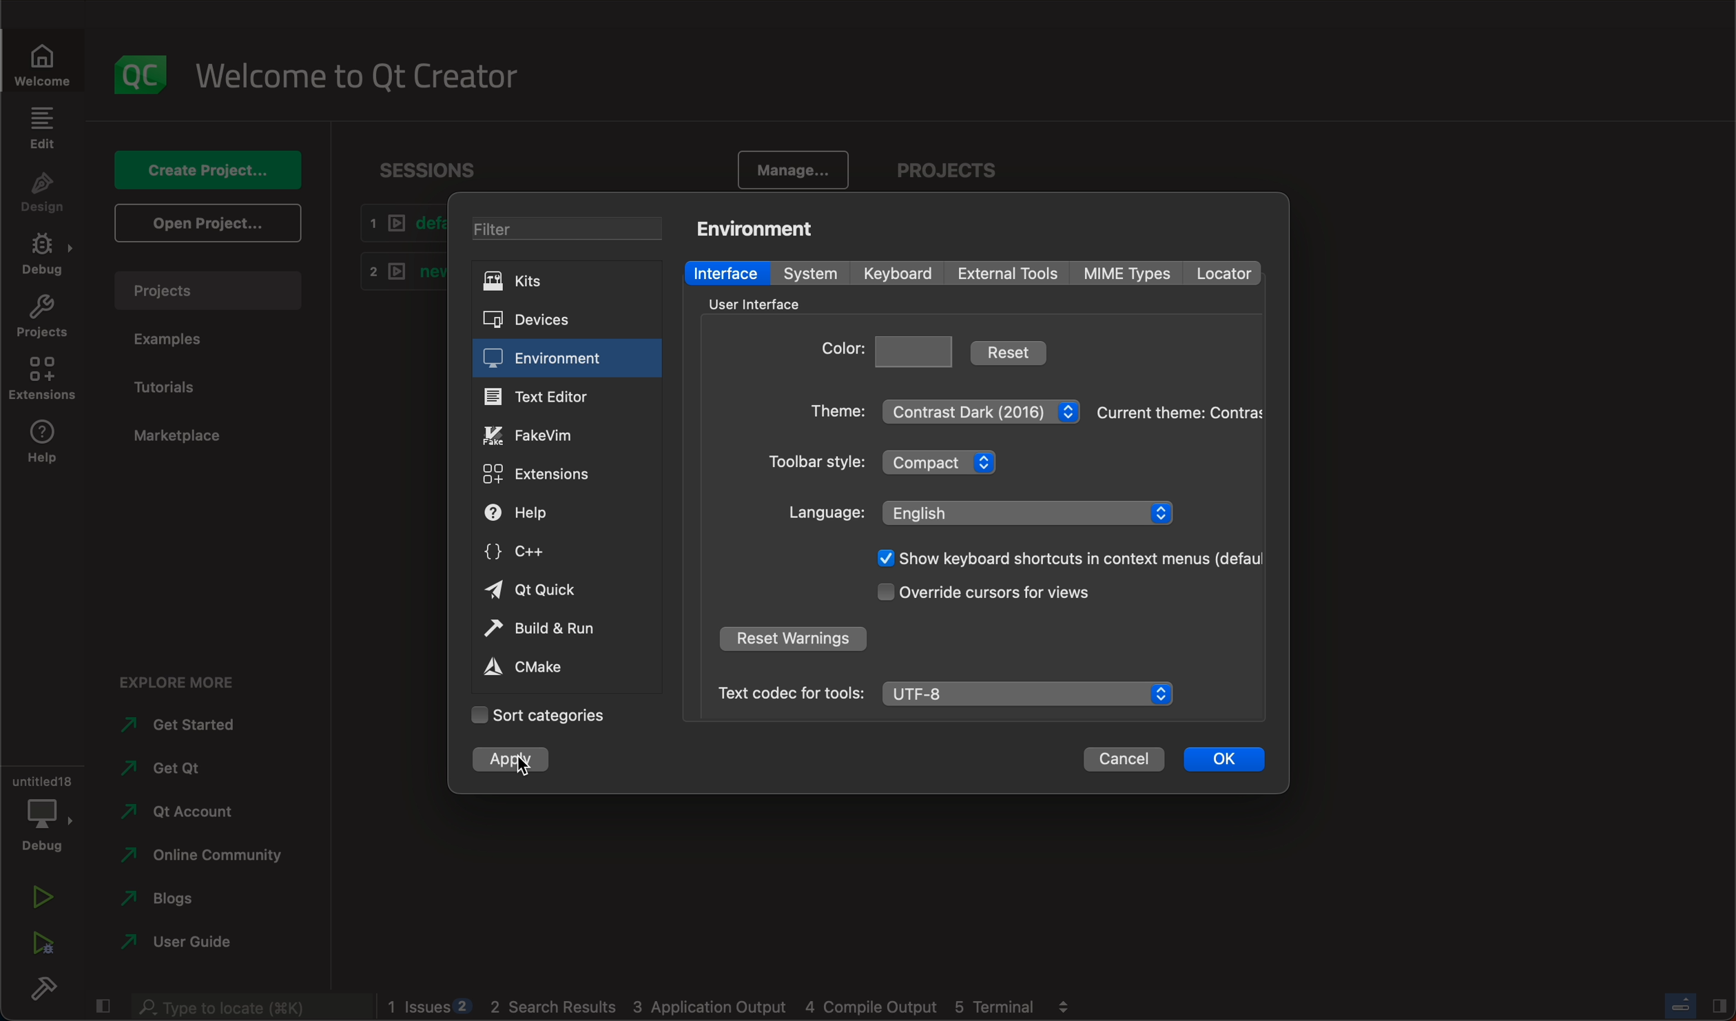  Describe the element at coordinates (174, 389) in the screenshot. I see `tutorials` at that location.